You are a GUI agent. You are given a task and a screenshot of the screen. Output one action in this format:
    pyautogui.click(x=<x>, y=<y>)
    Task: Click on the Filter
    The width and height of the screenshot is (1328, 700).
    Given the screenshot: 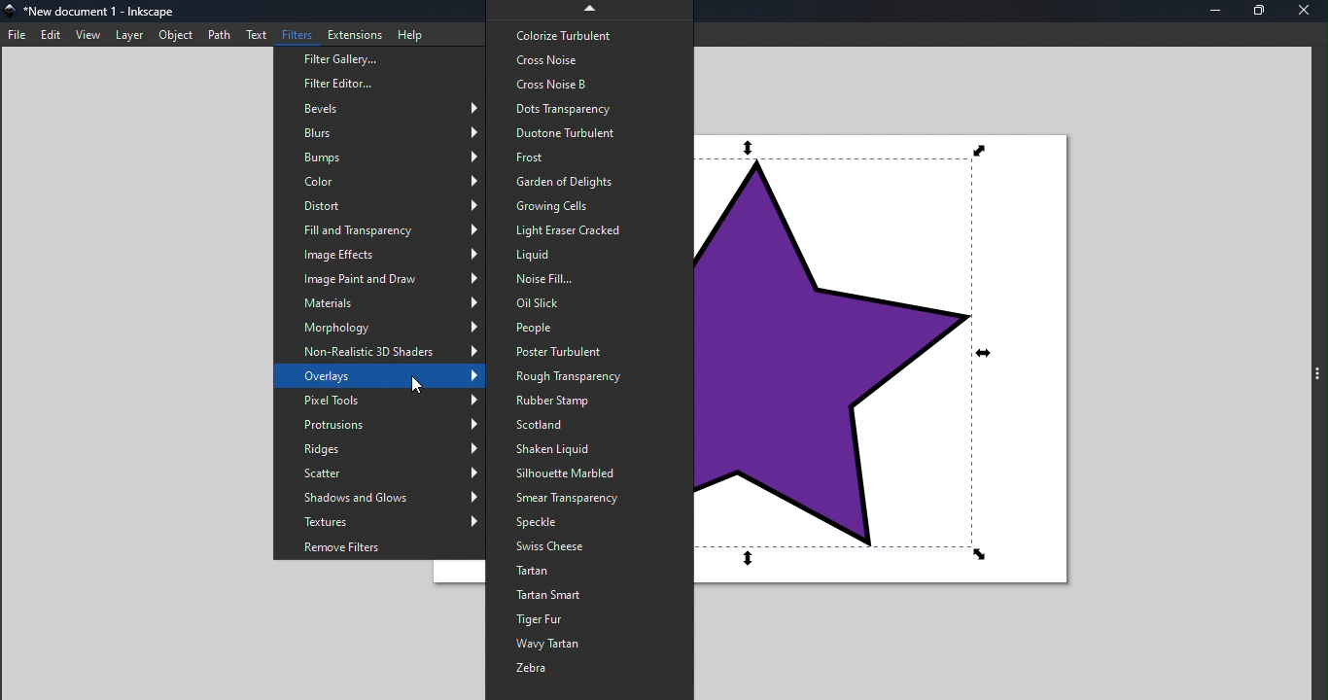 What is the action you would take?
    pyautogui.click(x=295, y=35)
    